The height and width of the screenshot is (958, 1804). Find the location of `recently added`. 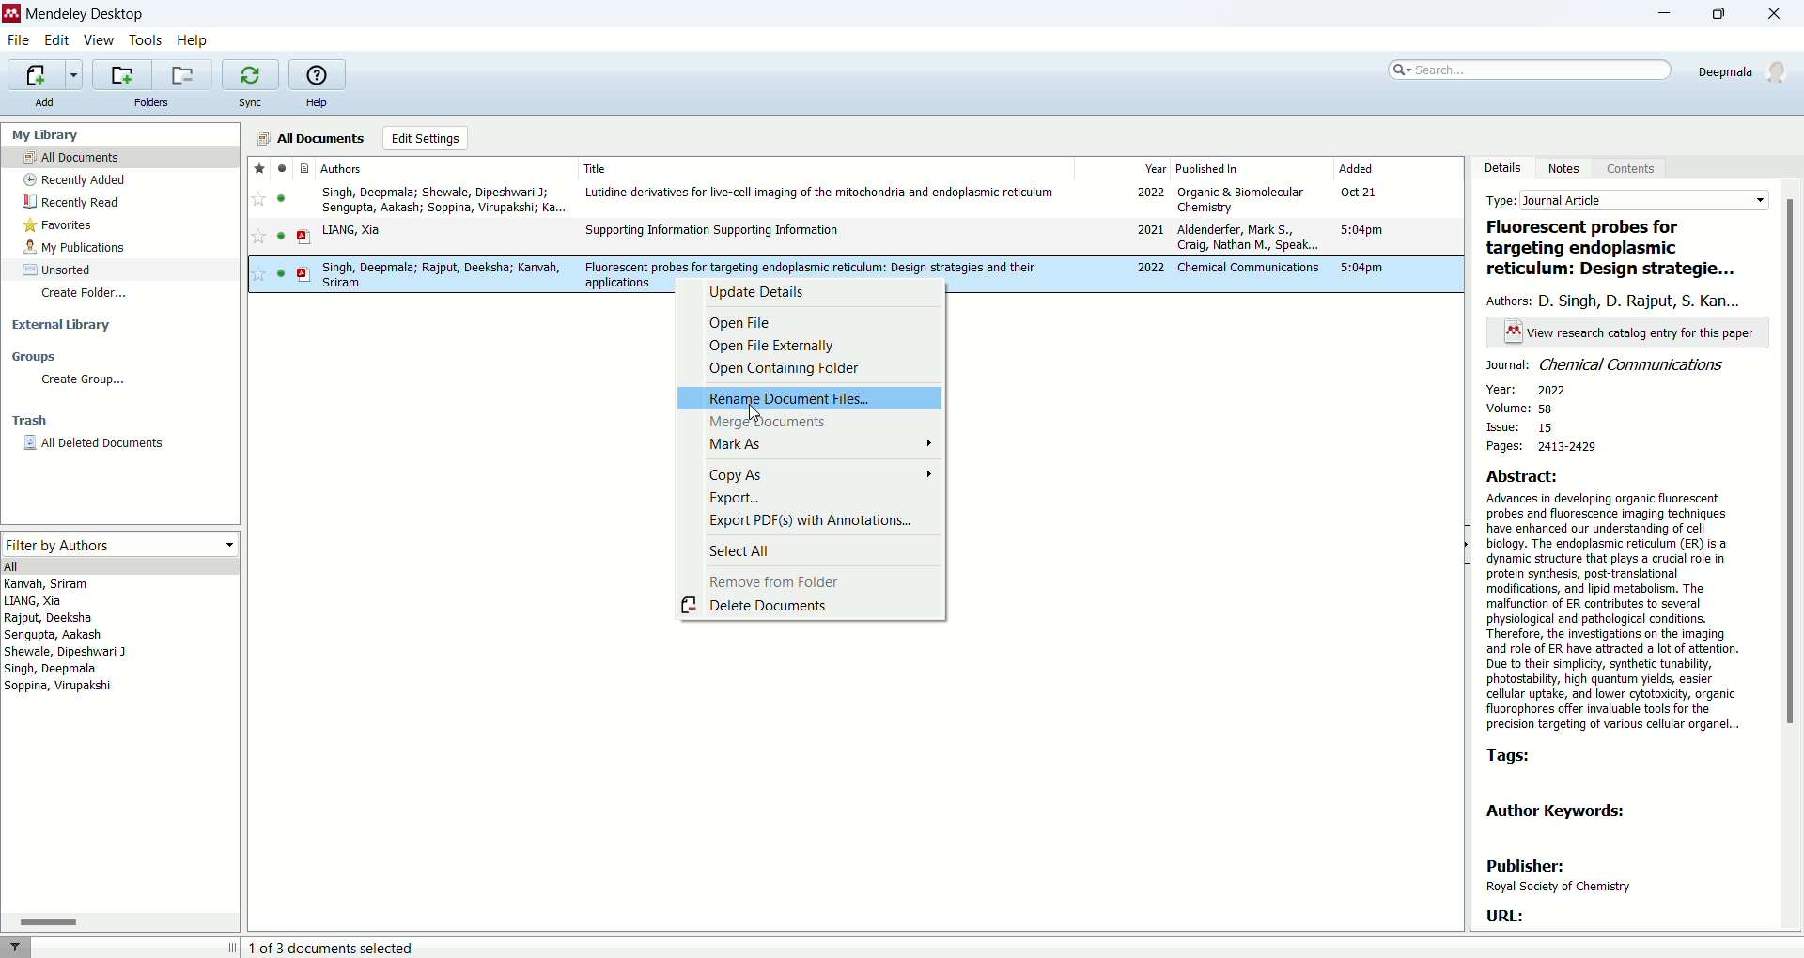

recently added is located at coordinates (77, 179).